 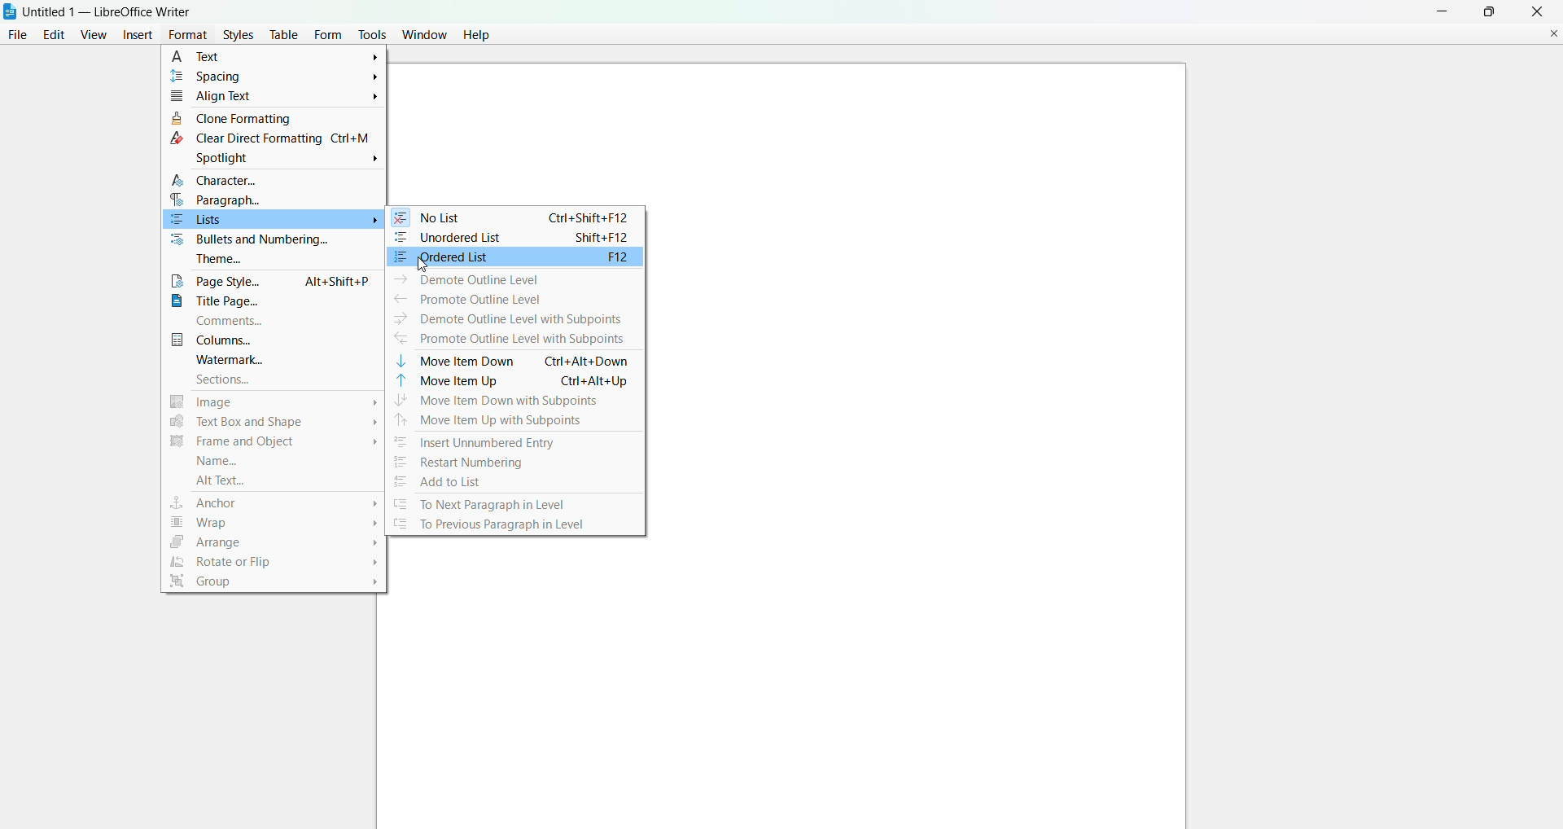 I want to click on arrange, so click(x=271, y=543).